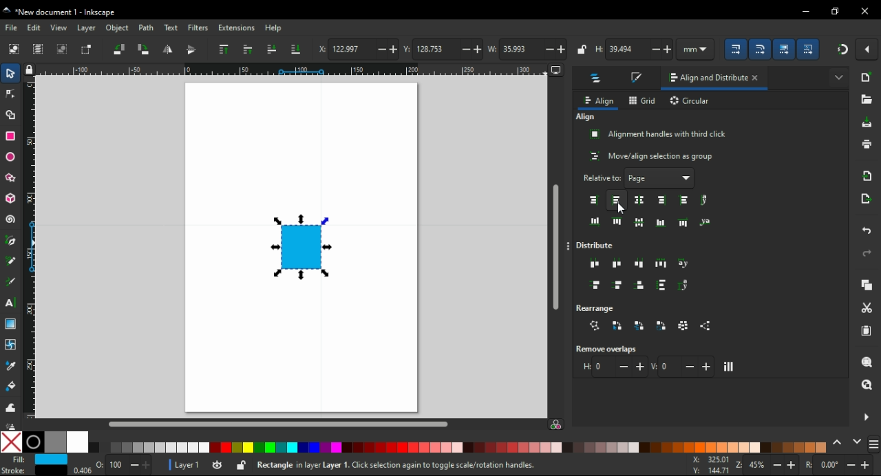  Describe the element at coordinates (12, 407) in the screenshot. I see `tweak tool` at that location.